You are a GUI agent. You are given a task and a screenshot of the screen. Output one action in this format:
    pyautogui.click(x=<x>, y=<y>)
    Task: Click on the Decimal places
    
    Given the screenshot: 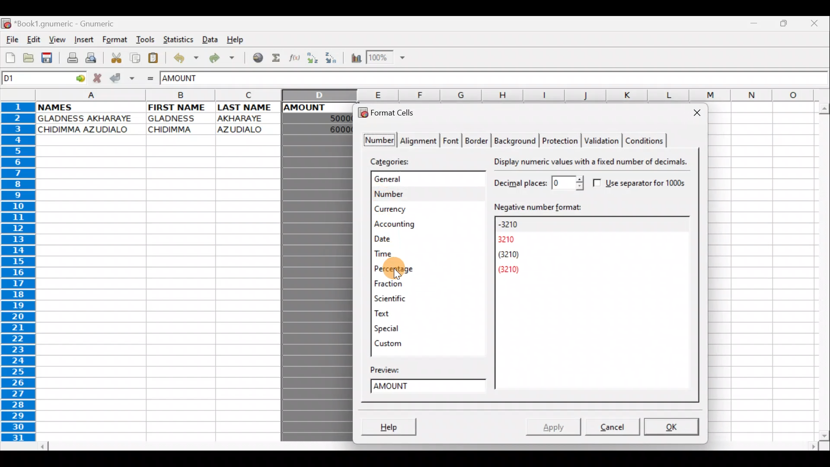 What is the action you would take?
    pyautogui.click(x=537, y=182)
    